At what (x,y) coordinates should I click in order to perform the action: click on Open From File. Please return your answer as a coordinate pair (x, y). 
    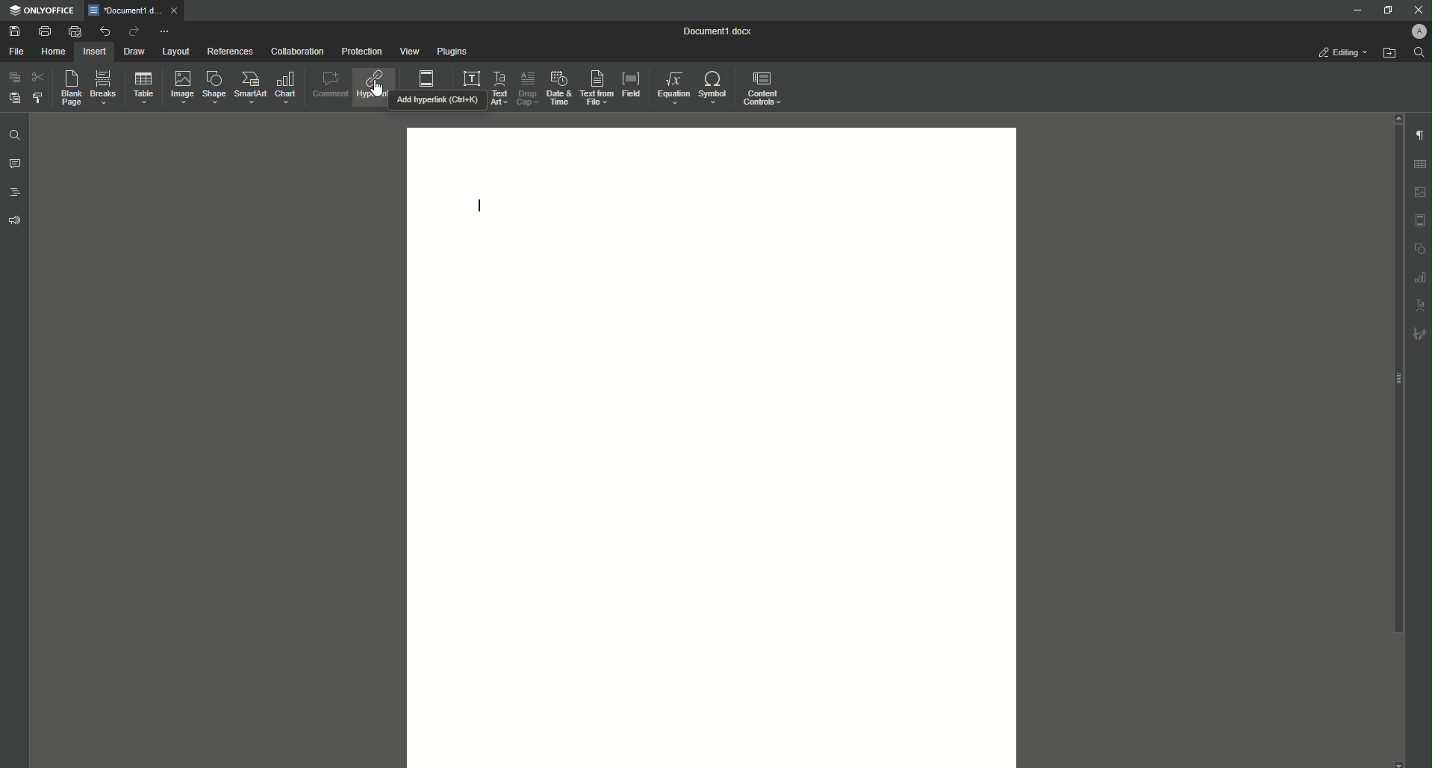
    Looking at the image, I should click on (1389, 55).